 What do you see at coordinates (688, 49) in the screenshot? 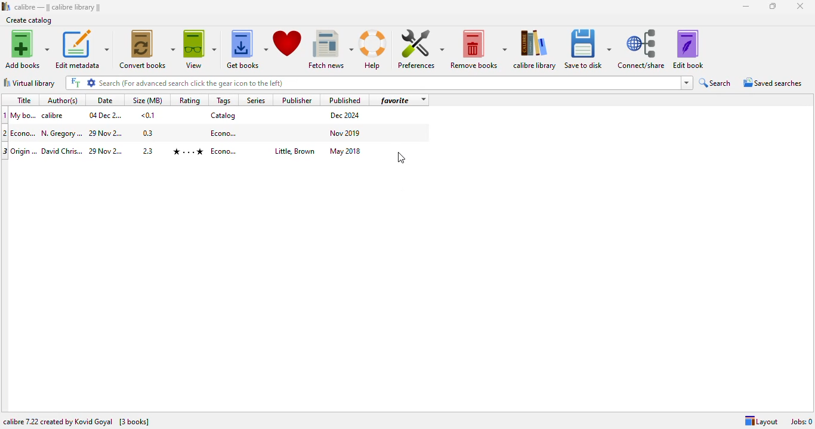
I see `edit book` at bounding box center [688, 49].